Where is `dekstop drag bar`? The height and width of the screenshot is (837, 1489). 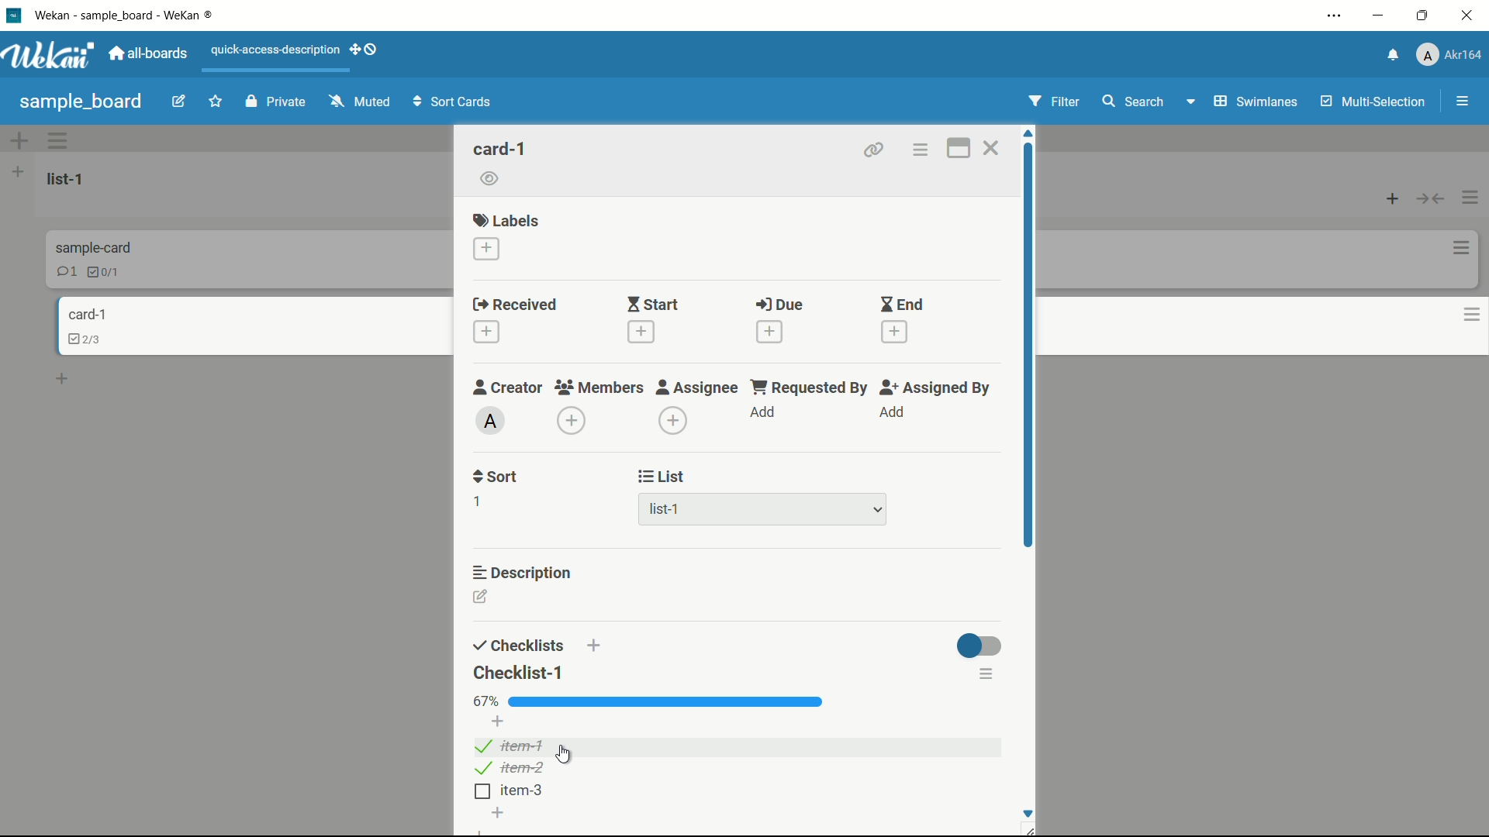 dekstop drag bar is located at coordinates (367, 51).